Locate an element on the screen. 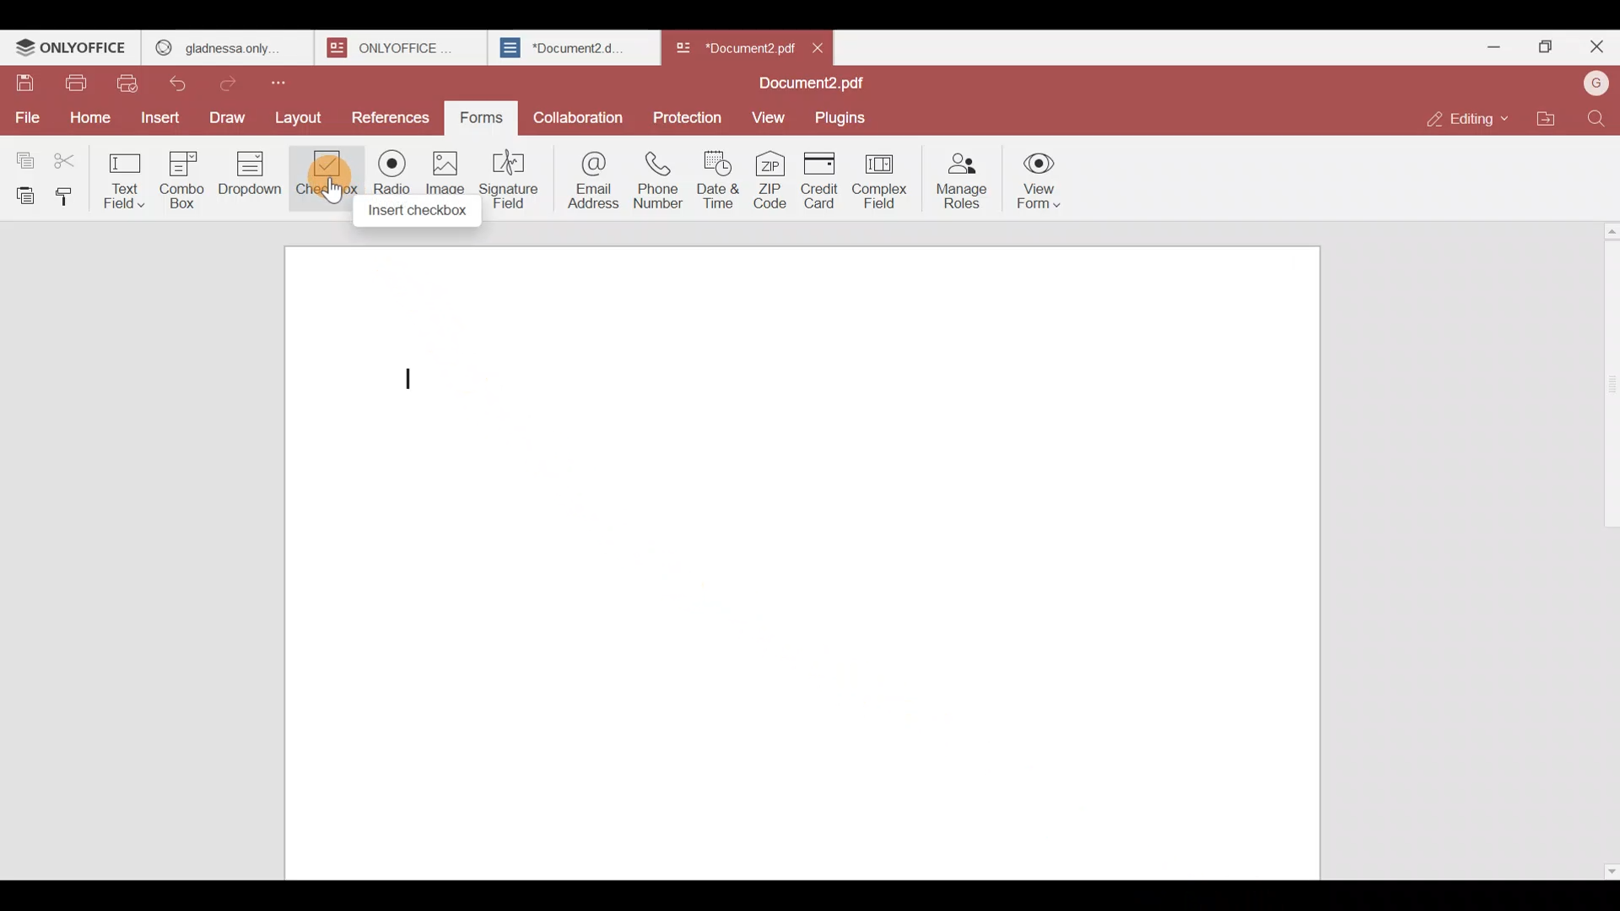  Close is located at coordinates (825, 46).